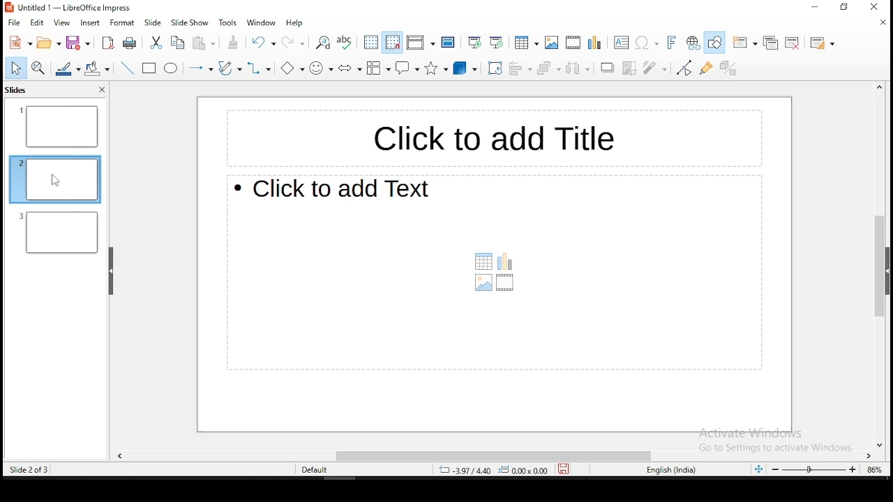 This screenshot has width=893, height=502. I want to click on rotate, so click(495, 69).